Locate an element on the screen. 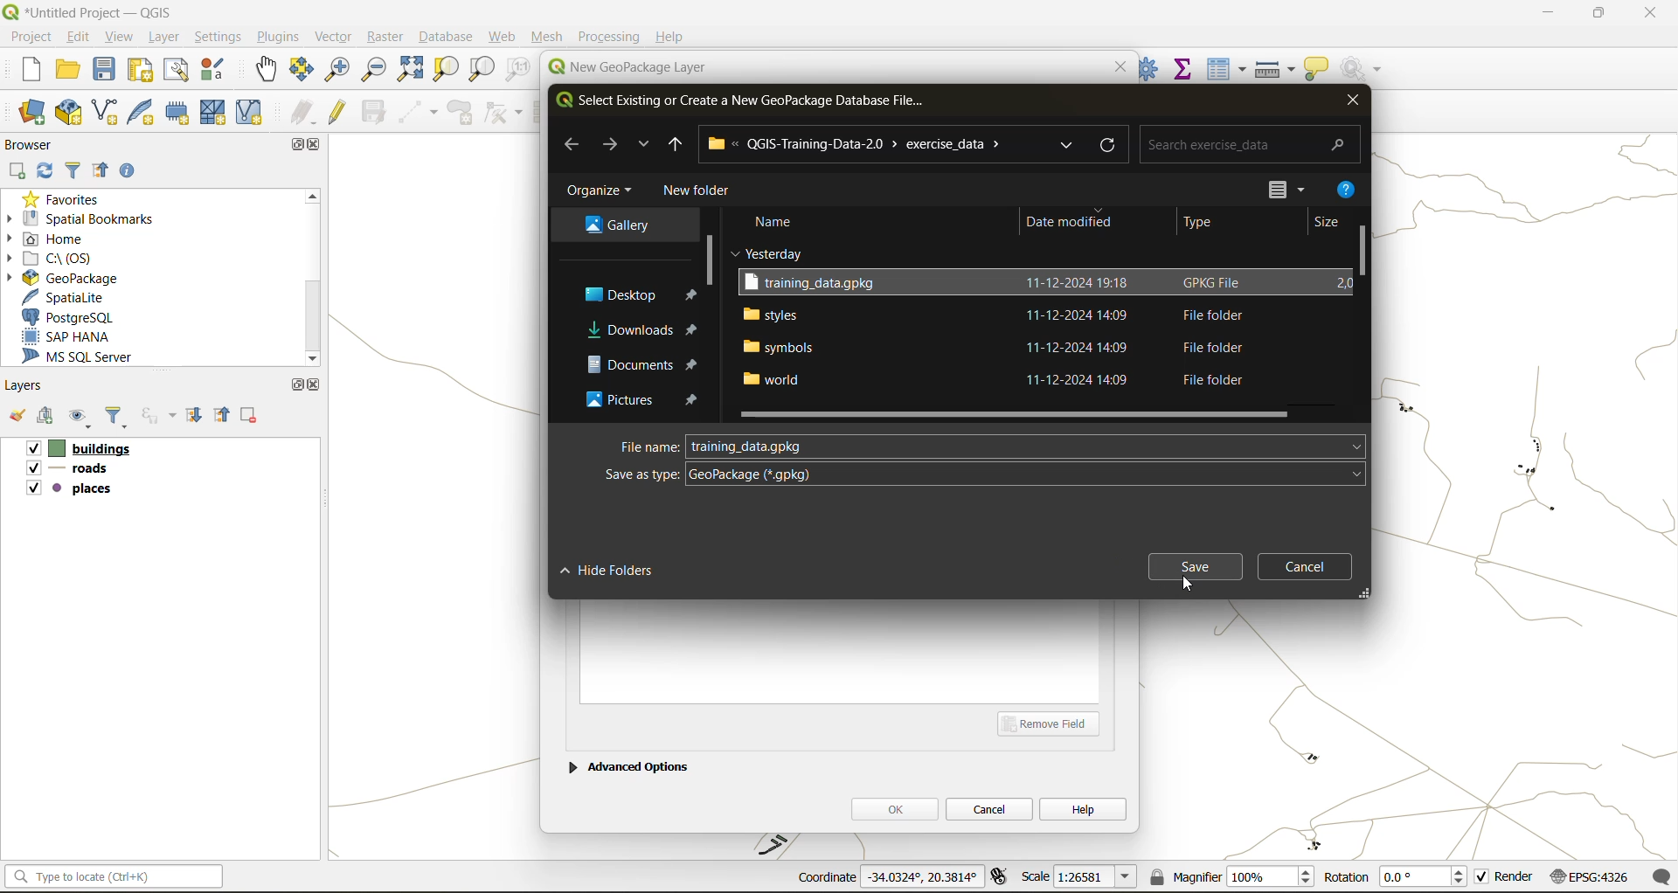 This screenshot has height=893, width=1678. attributes table is located at coordinates (1227, 69).